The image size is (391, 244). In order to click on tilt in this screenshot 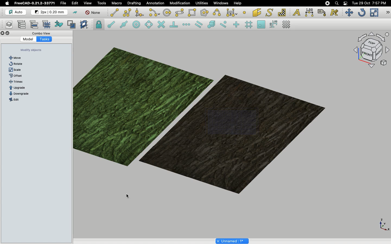, I will do `click(16, 99)`.